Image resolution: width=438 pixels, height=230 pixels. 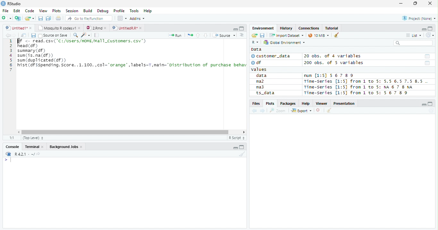 I want to click on Create Project, so click(x=18, y=18).